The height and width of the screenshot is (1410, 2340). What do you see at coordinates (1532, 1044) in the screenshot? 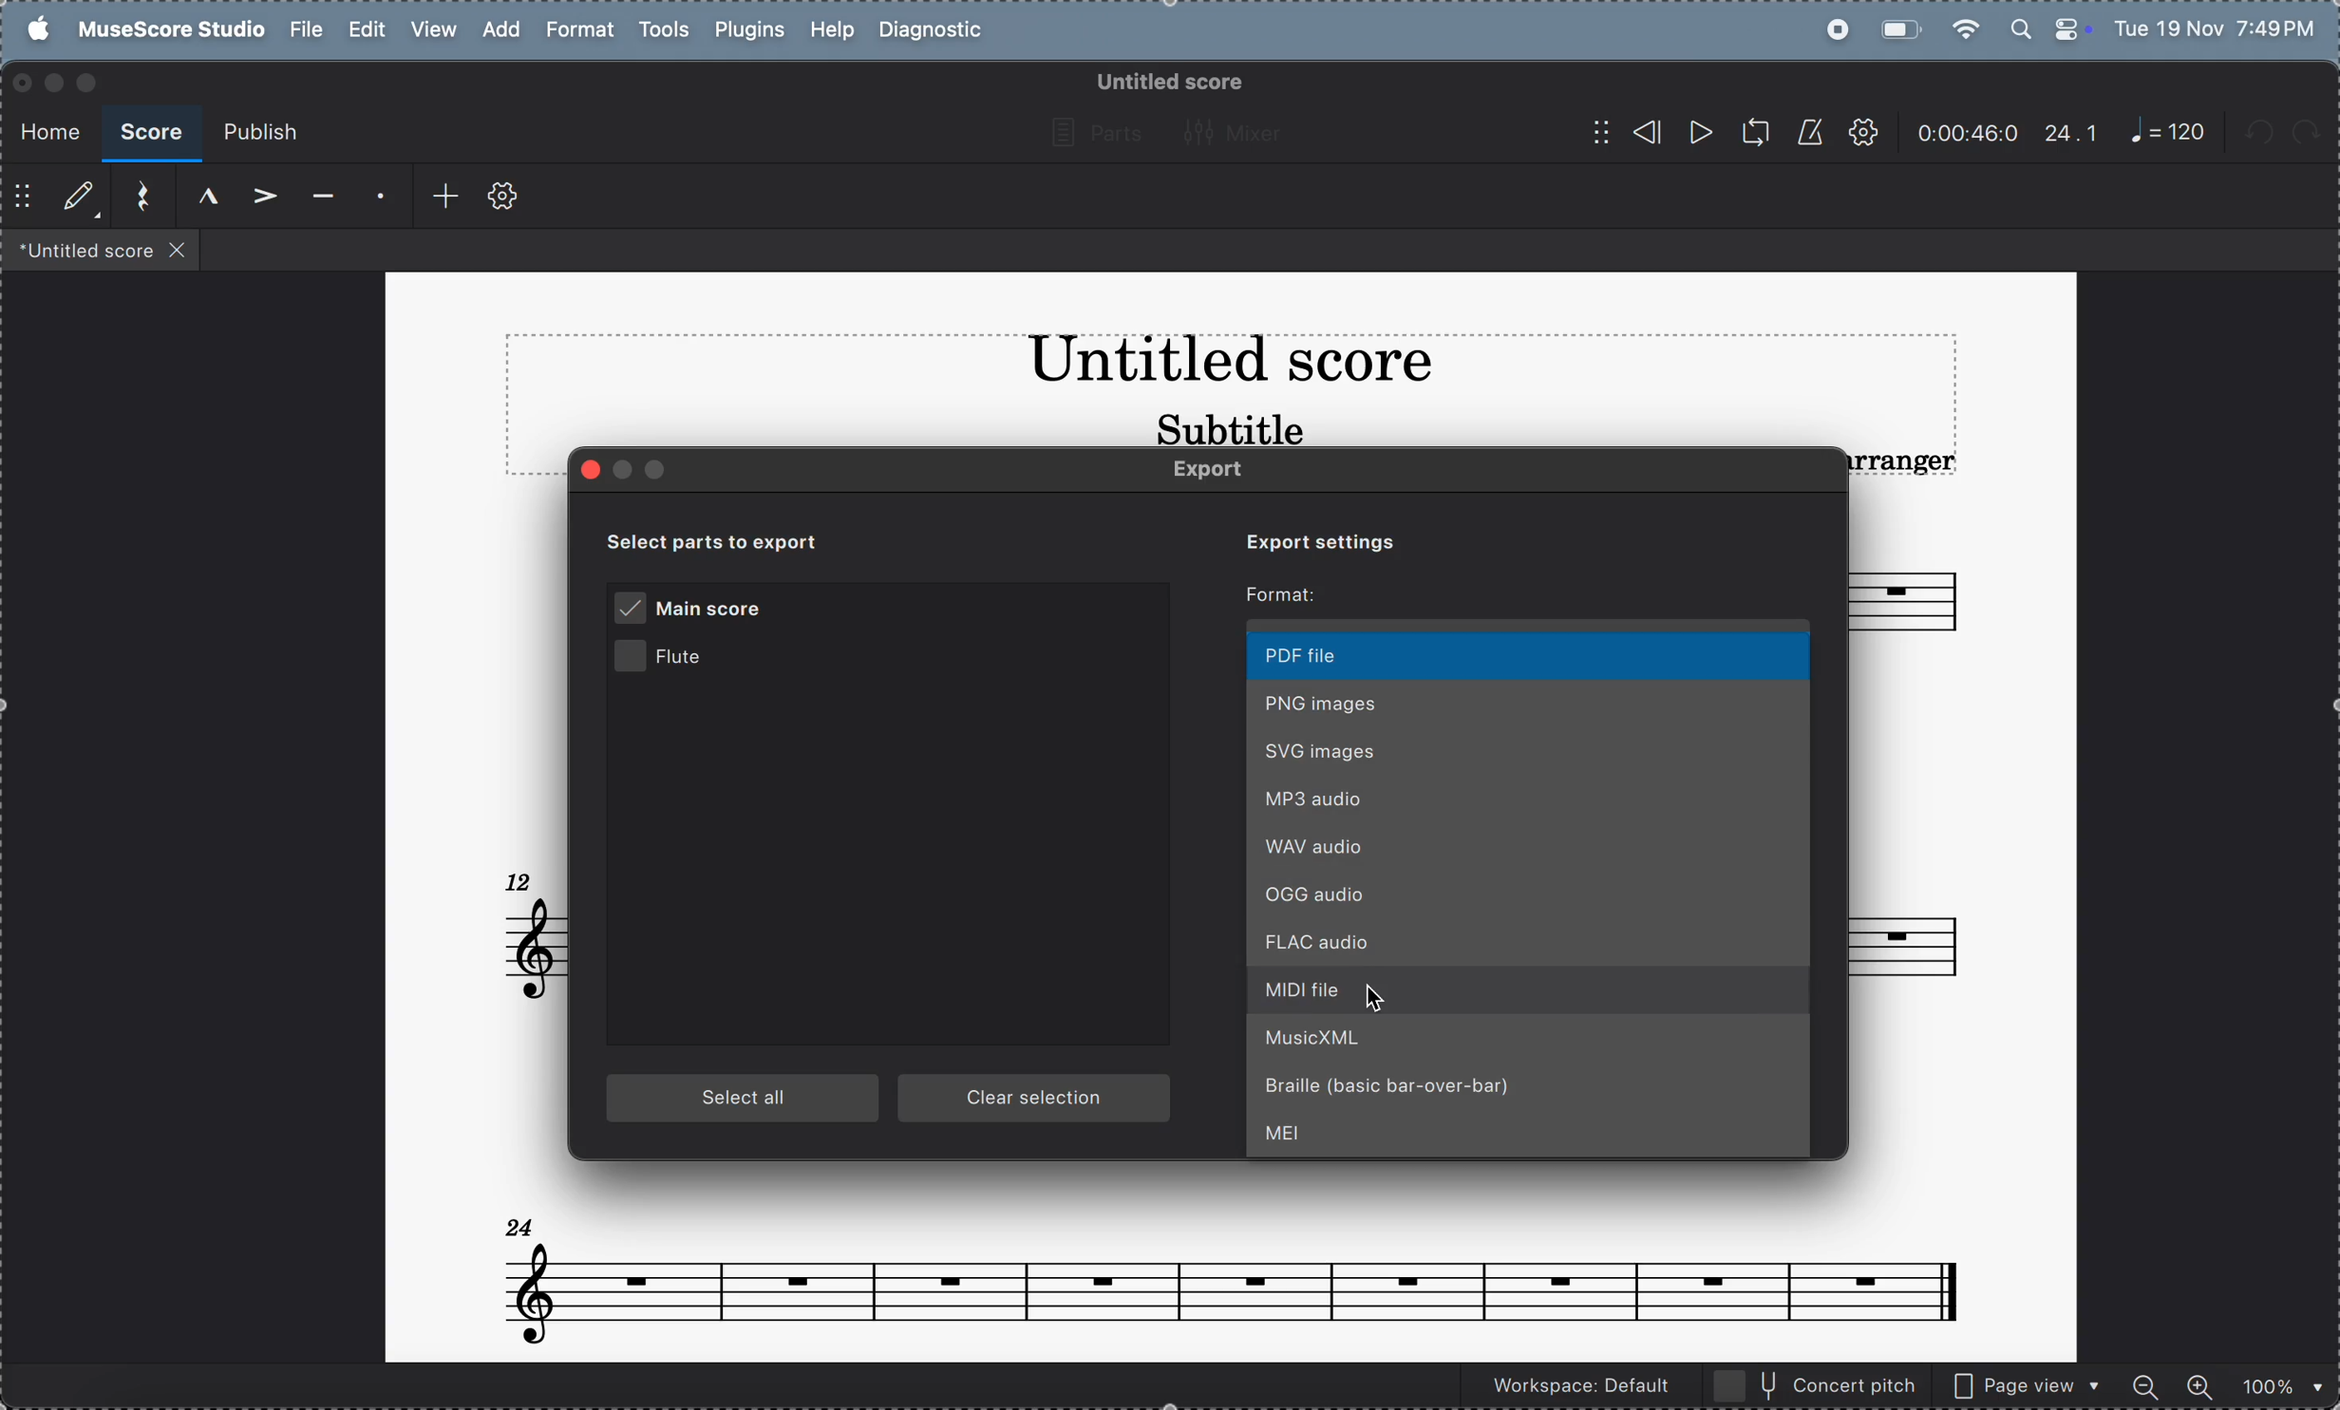
I see `Music XML` at bounding box center [1532, 1044].